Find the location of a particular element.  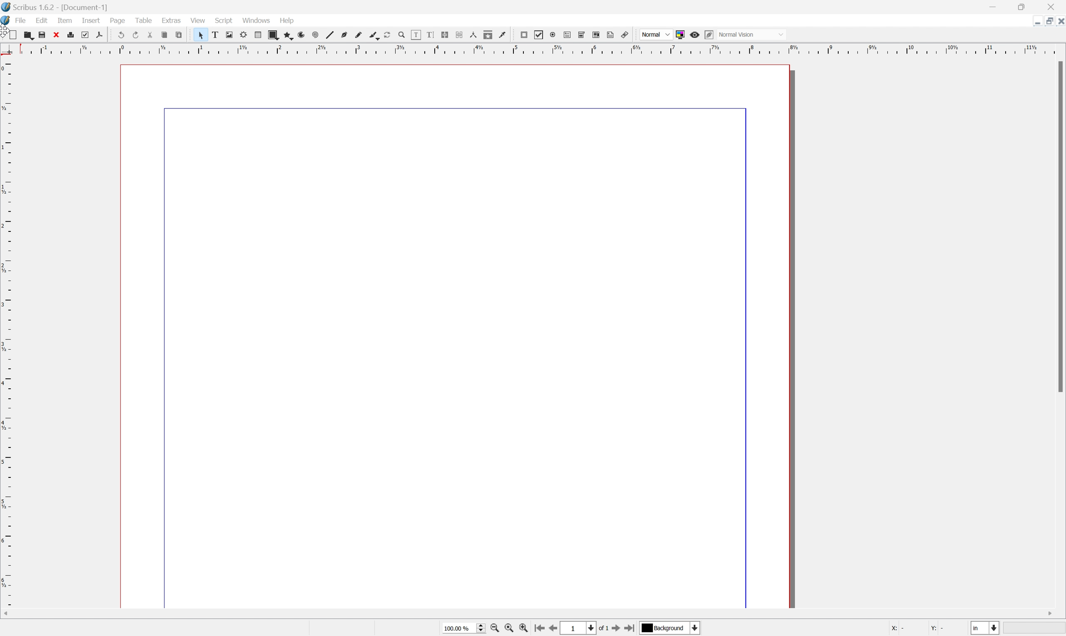

spiral is located at coordinates (315, 33).